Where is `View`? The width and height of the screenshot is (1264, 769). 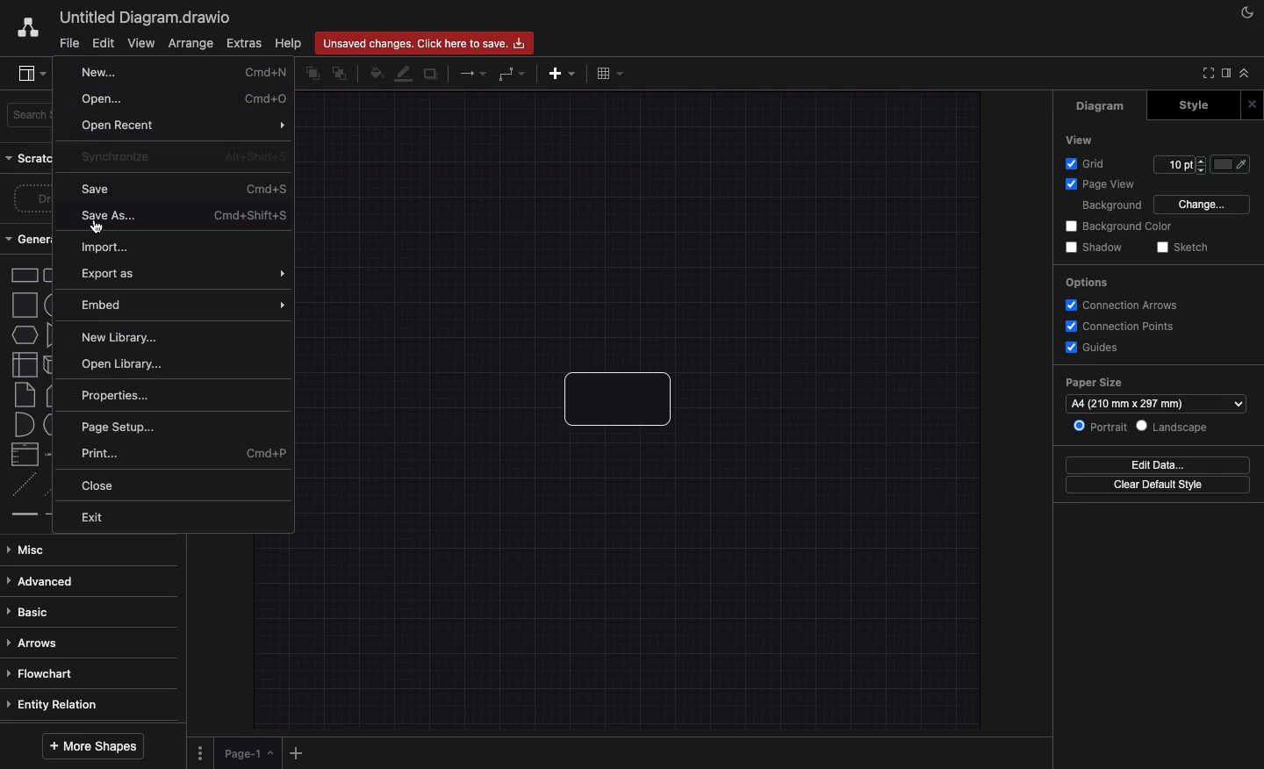
View is located at coordinates (1081, 139).